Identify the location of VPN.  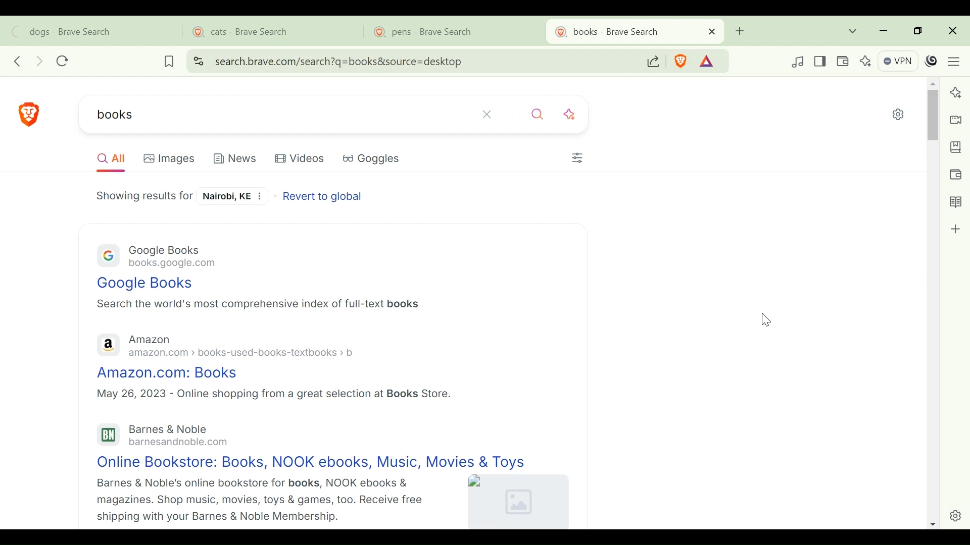
(896, 61).